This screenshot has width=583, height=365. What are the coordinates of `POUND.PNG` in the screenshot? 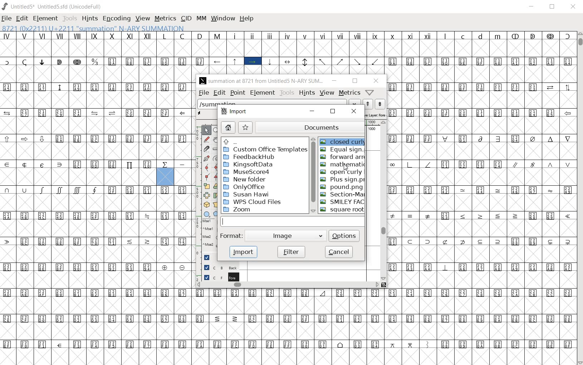 It's located at (341, 187).